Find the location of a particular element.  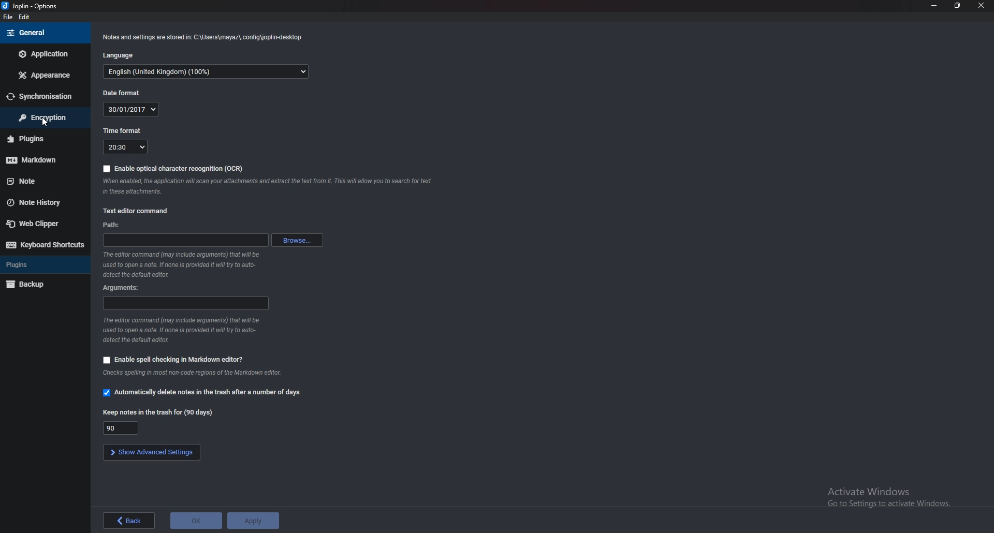

options is located at coordinates (32, 5).